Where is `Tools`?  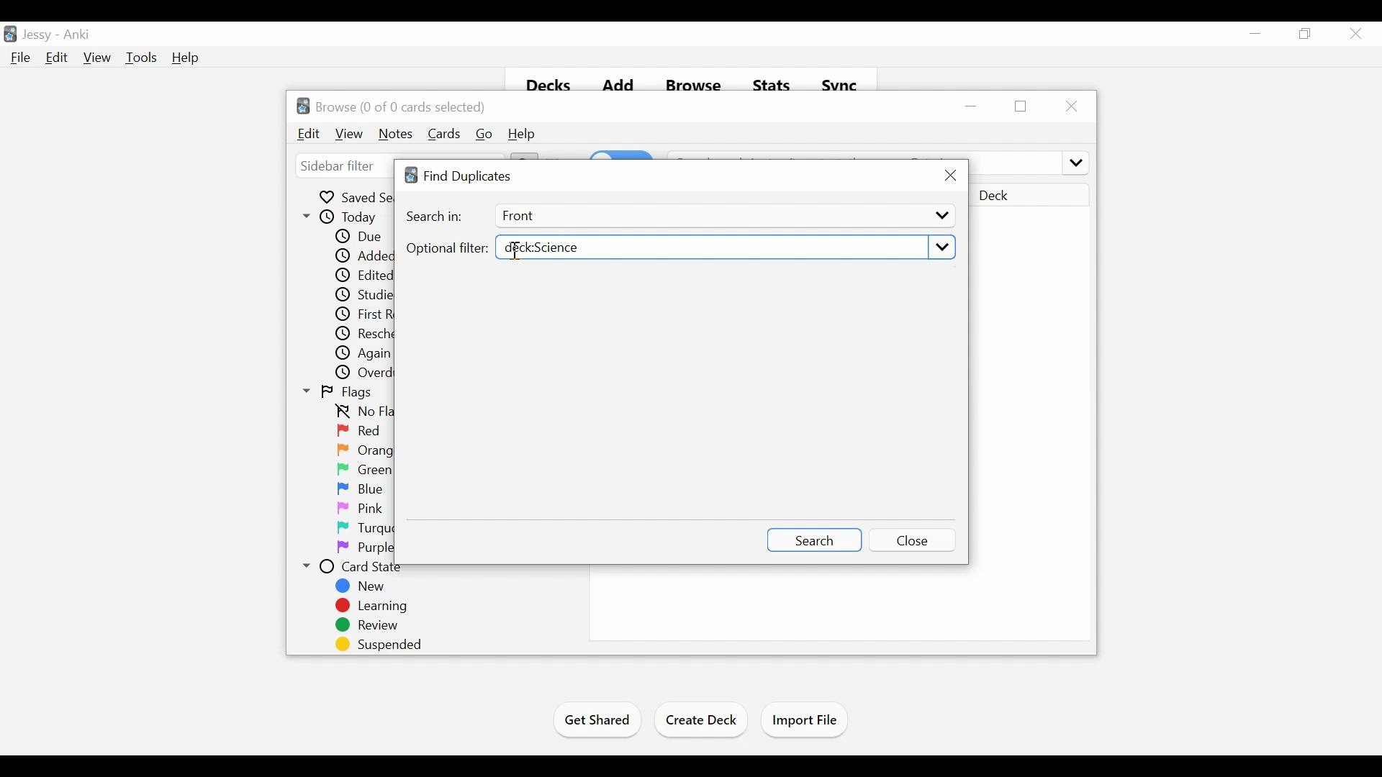 Tools is located at coordinates (140, 58).